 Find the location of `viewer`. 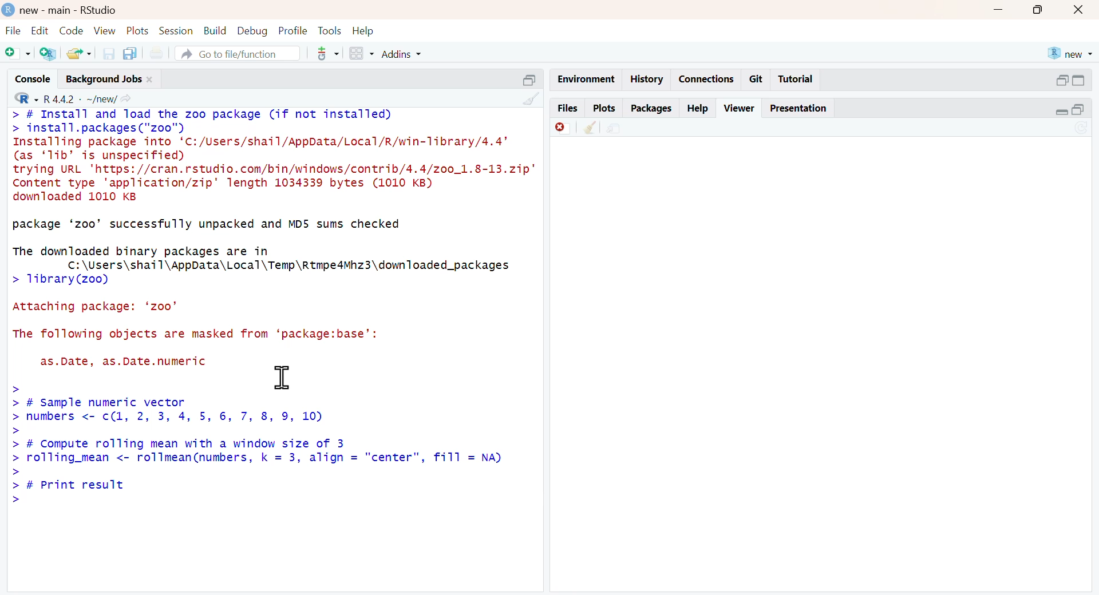

viewer is located at coordinates (741, 108).